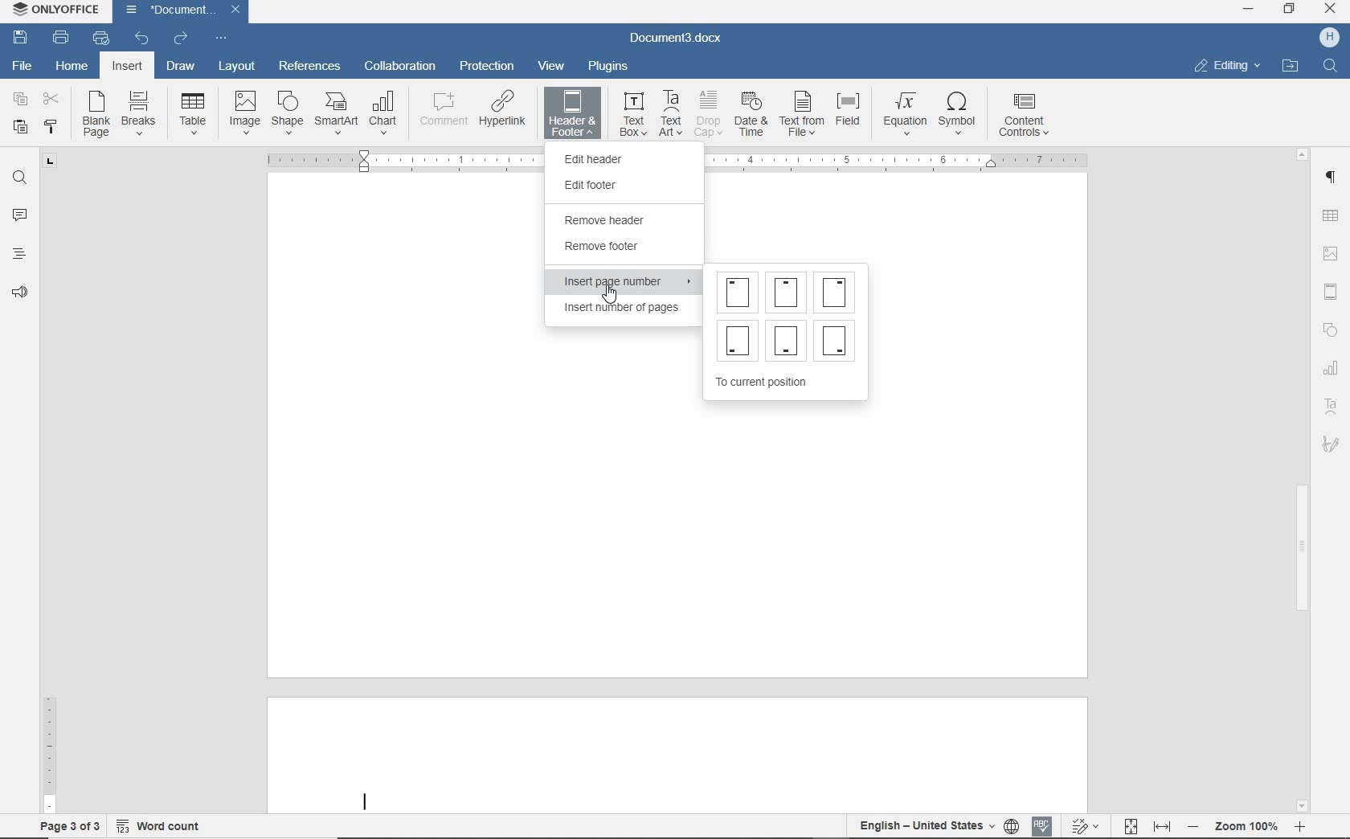 This screenshot has width=1350, height=839. What do you see at coordinates (609, 67) in the screenshot?
I see `PLUGINS` at bounding box center [609, 67].